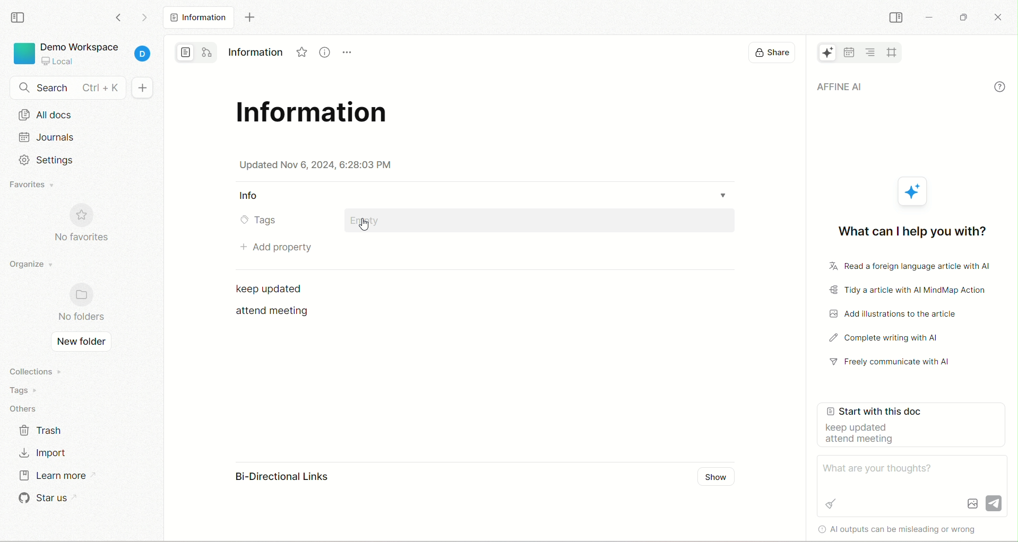 The image size is (1018, 542). Describe the element at coordinates (872, 51) in the screenshot. I see `table of content` at that location.